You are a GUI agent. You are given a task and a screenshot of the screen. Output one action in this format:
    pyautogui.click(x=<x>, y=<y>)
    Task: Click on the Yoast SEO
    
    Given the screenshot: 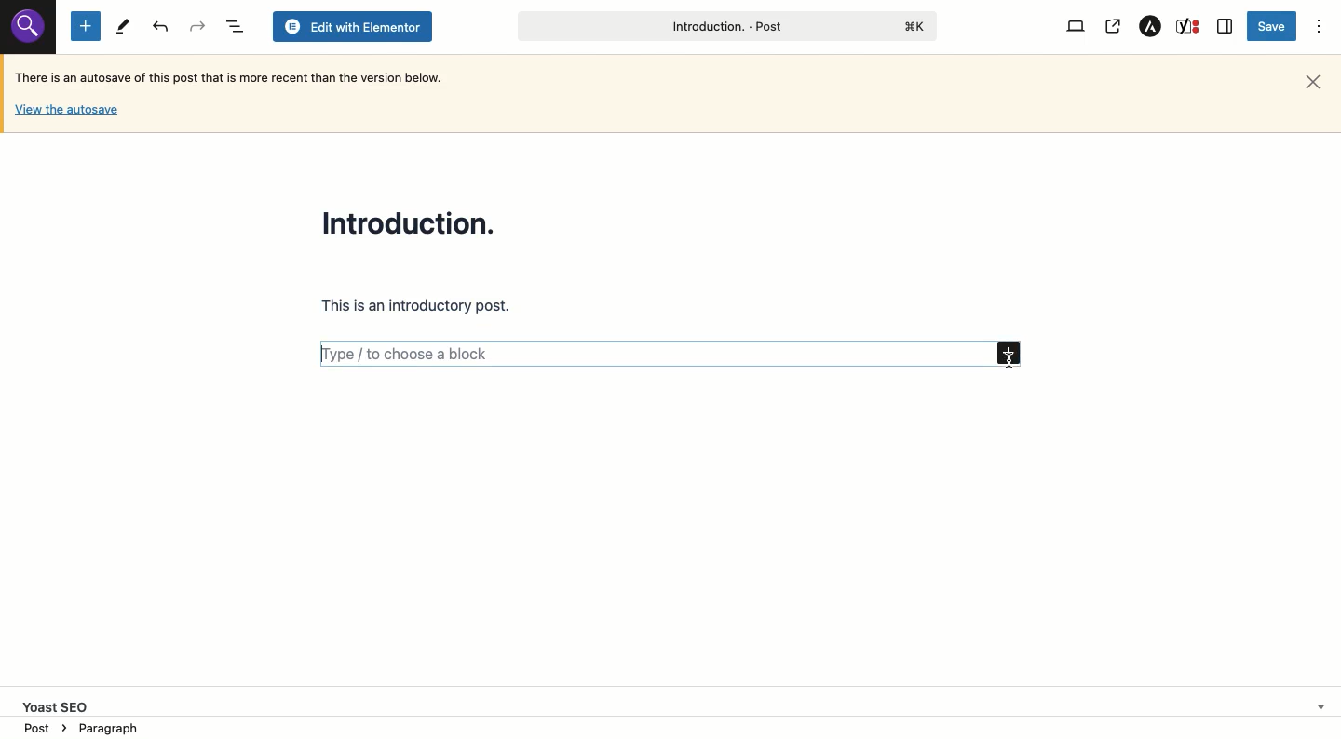 What is the action you would take?
    pyautogui.click(x=677, y=703)
    